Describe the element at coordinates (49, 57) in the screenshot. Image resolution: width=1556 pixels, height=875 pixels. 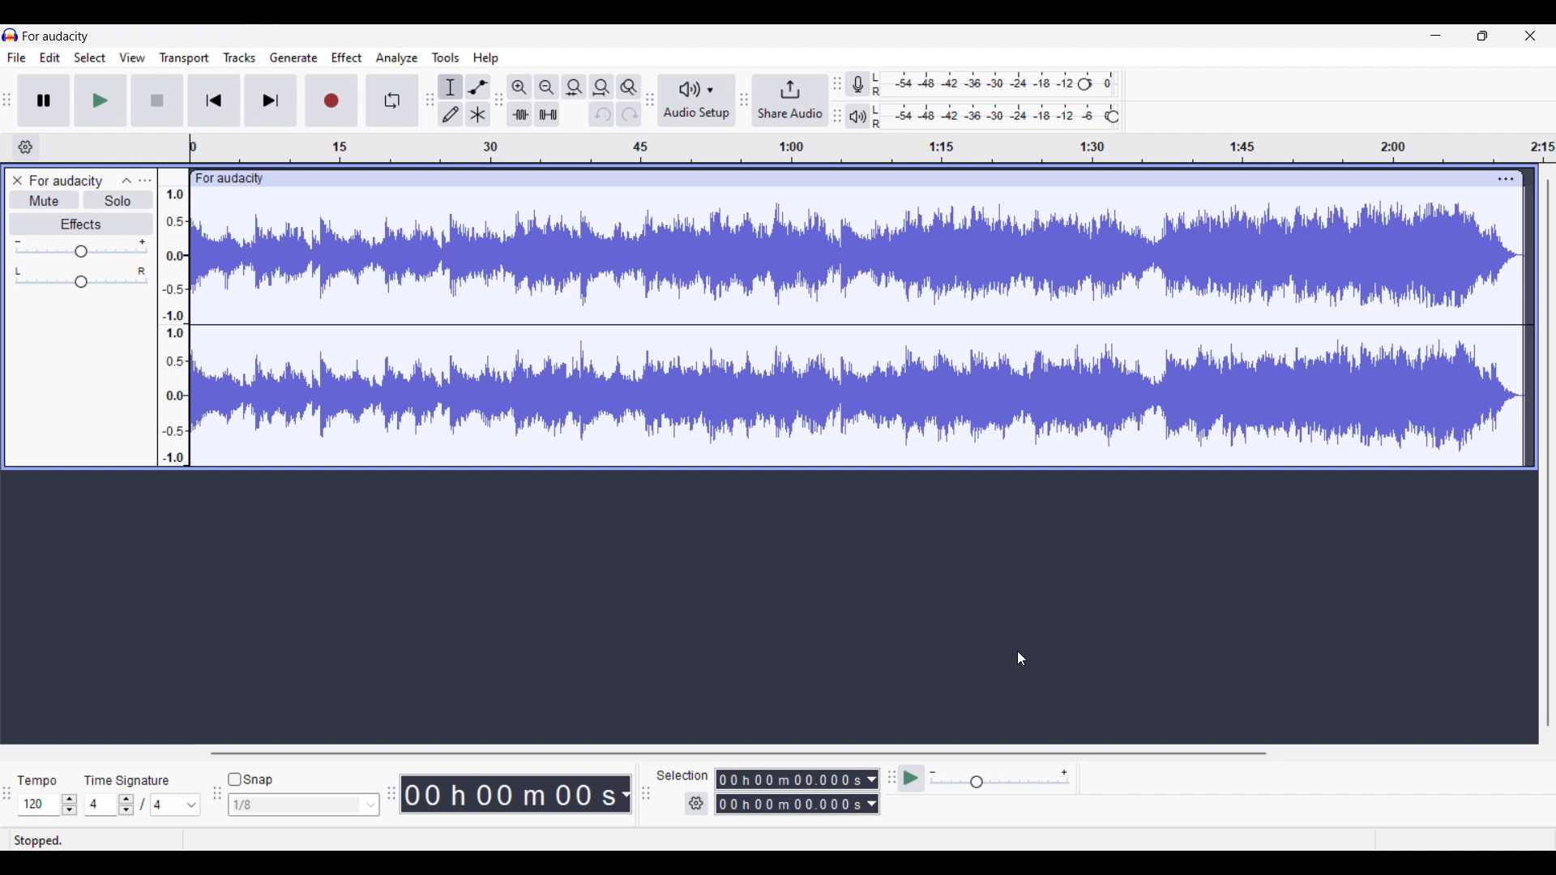
I see `Edit menu` at that location.